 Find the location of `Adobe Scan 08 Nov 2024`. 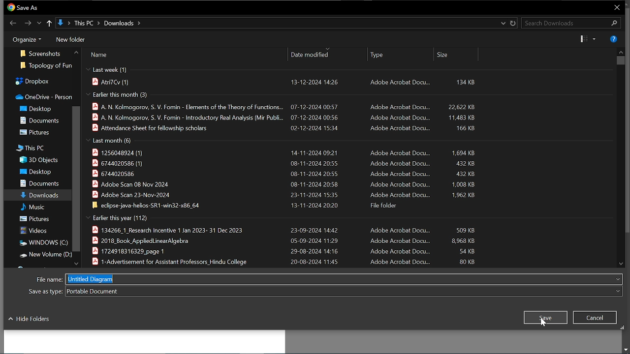

Adobe Scan 08 Nov 2024 is located at coordinates (132, 184).